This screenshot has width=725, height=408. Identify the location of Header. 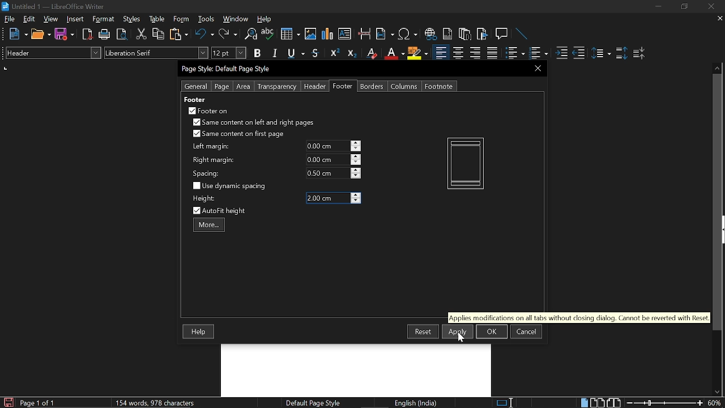
(313, 87).